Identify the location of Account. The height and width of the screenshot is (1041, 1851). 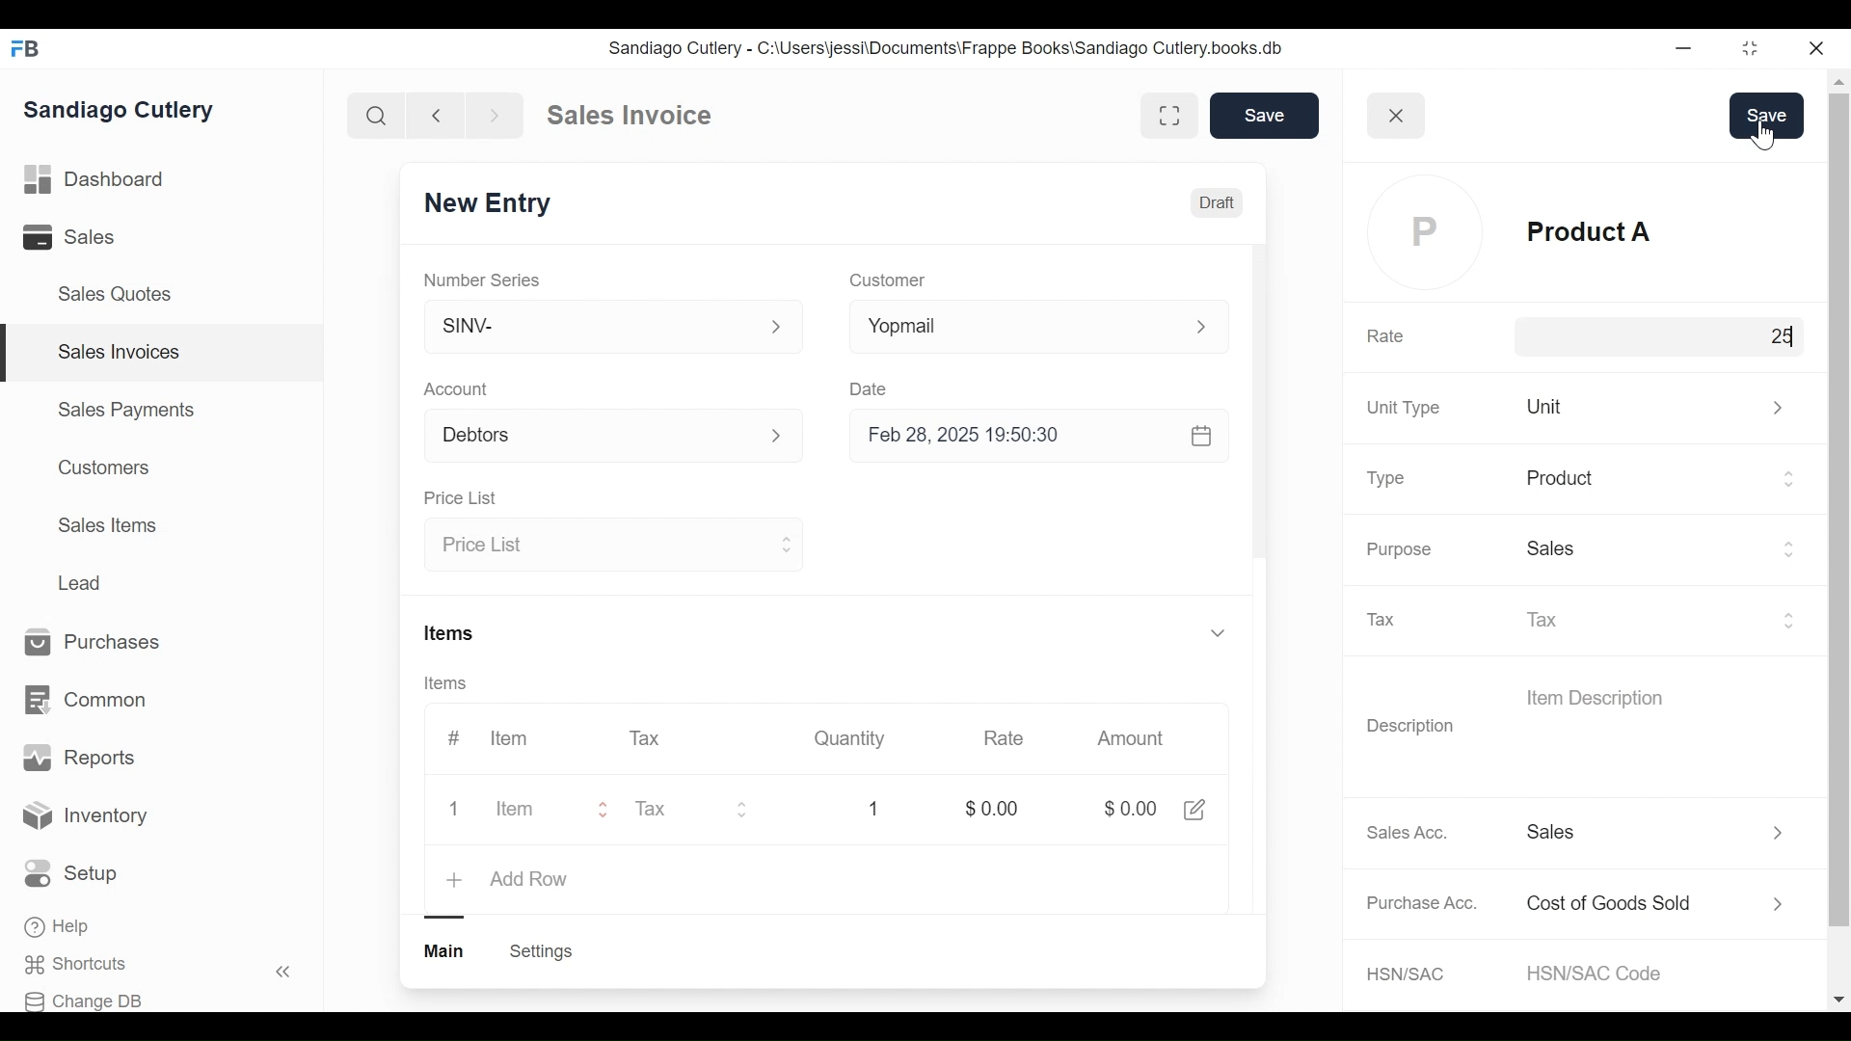
(459, 388).